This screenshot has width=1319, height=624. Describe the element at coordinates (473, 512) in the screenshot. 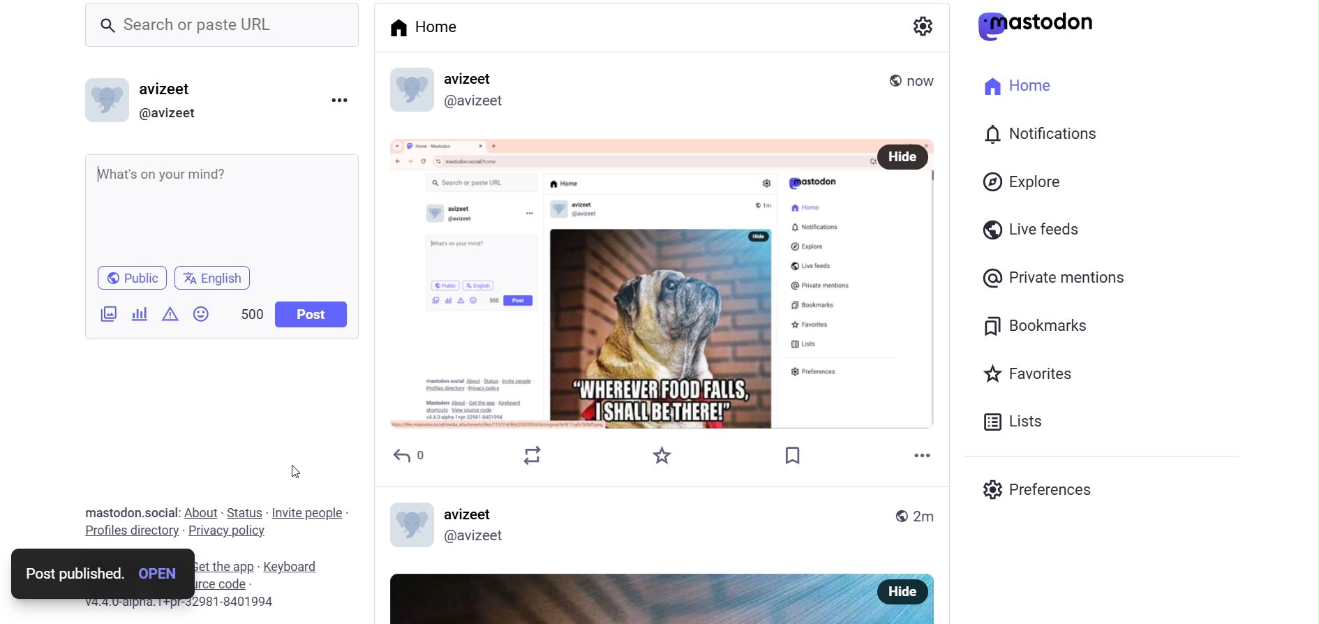

I see `avizeet` at that location.